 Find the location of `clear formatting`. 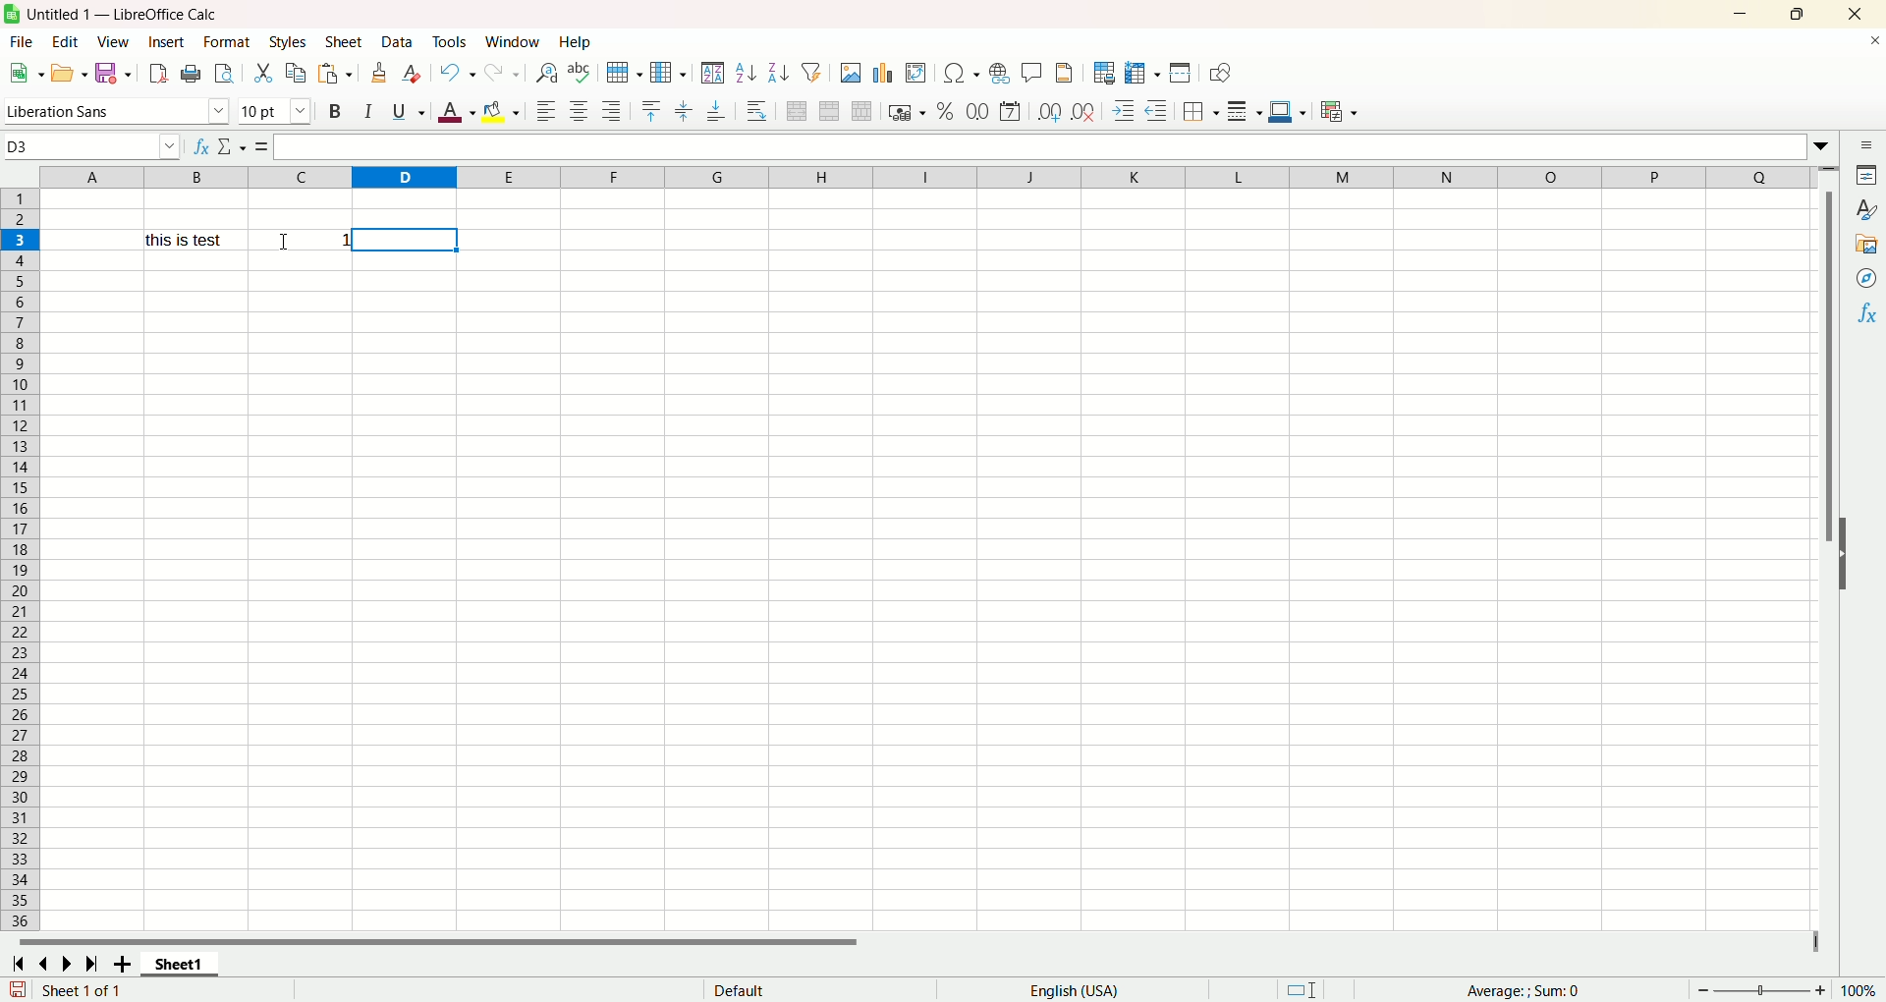

clear formatting is located at coordinates (414, 73).